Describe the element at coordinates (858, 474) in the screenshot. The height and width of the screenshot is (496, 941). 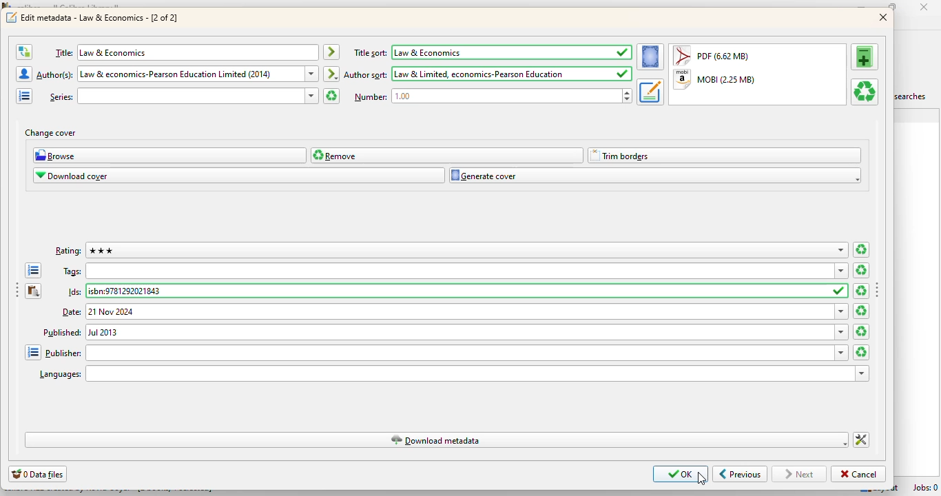
I see `cancel` at that location.